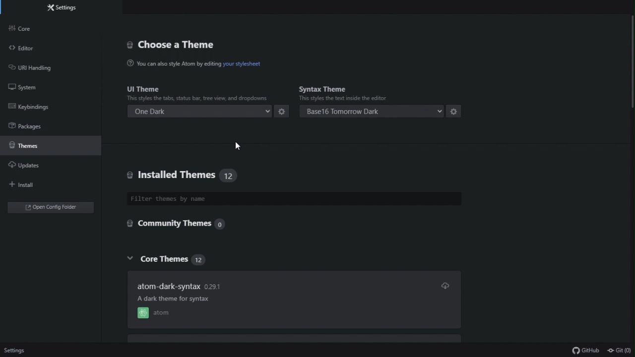 The height and width of the screenshot is (357, 635). I want to click on UI theme- this styles the tabs status bar , tree view and dropdown, so click(199, 91).